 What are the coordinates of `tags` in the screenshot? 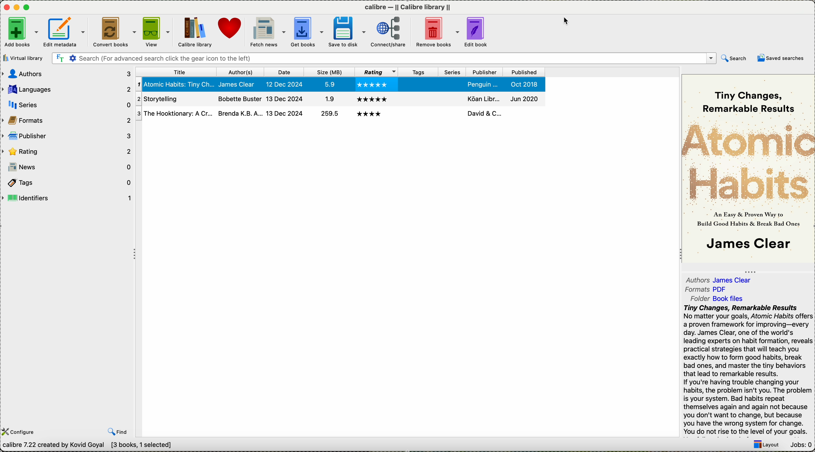 It's located at (420, 84).